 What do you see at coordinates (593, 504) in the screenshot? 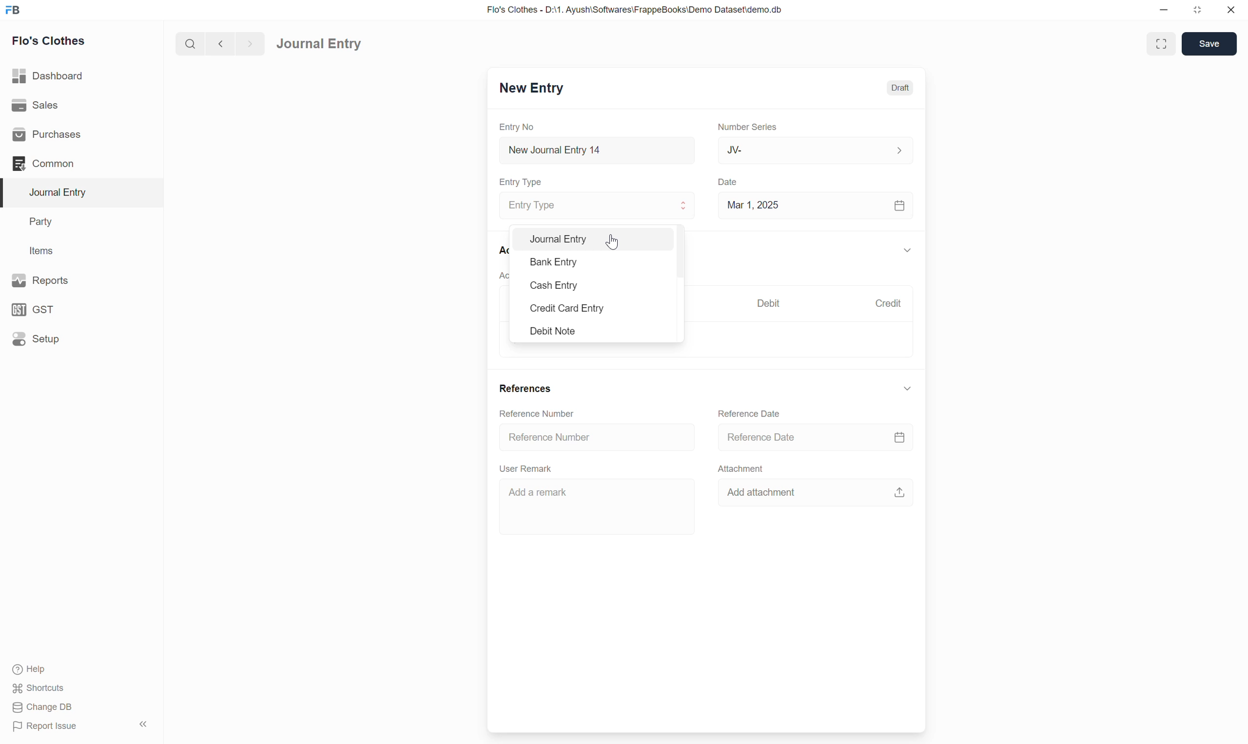
I see `Add a remark` at bounding box center [593, 504].